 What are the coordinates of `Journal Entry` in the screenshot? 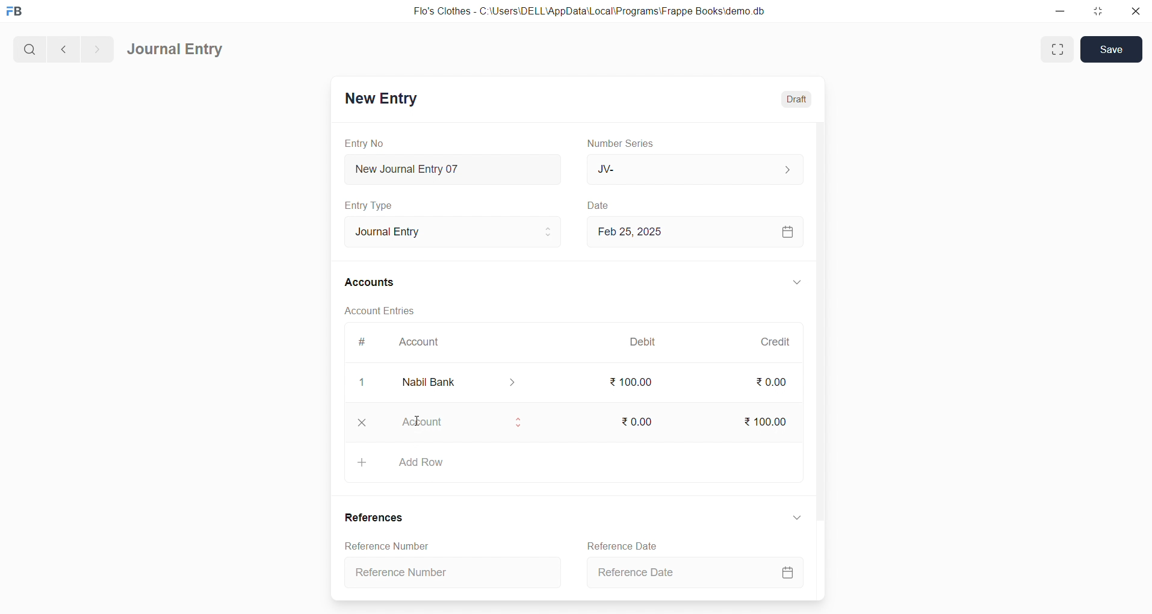 It's located at (176, 50).